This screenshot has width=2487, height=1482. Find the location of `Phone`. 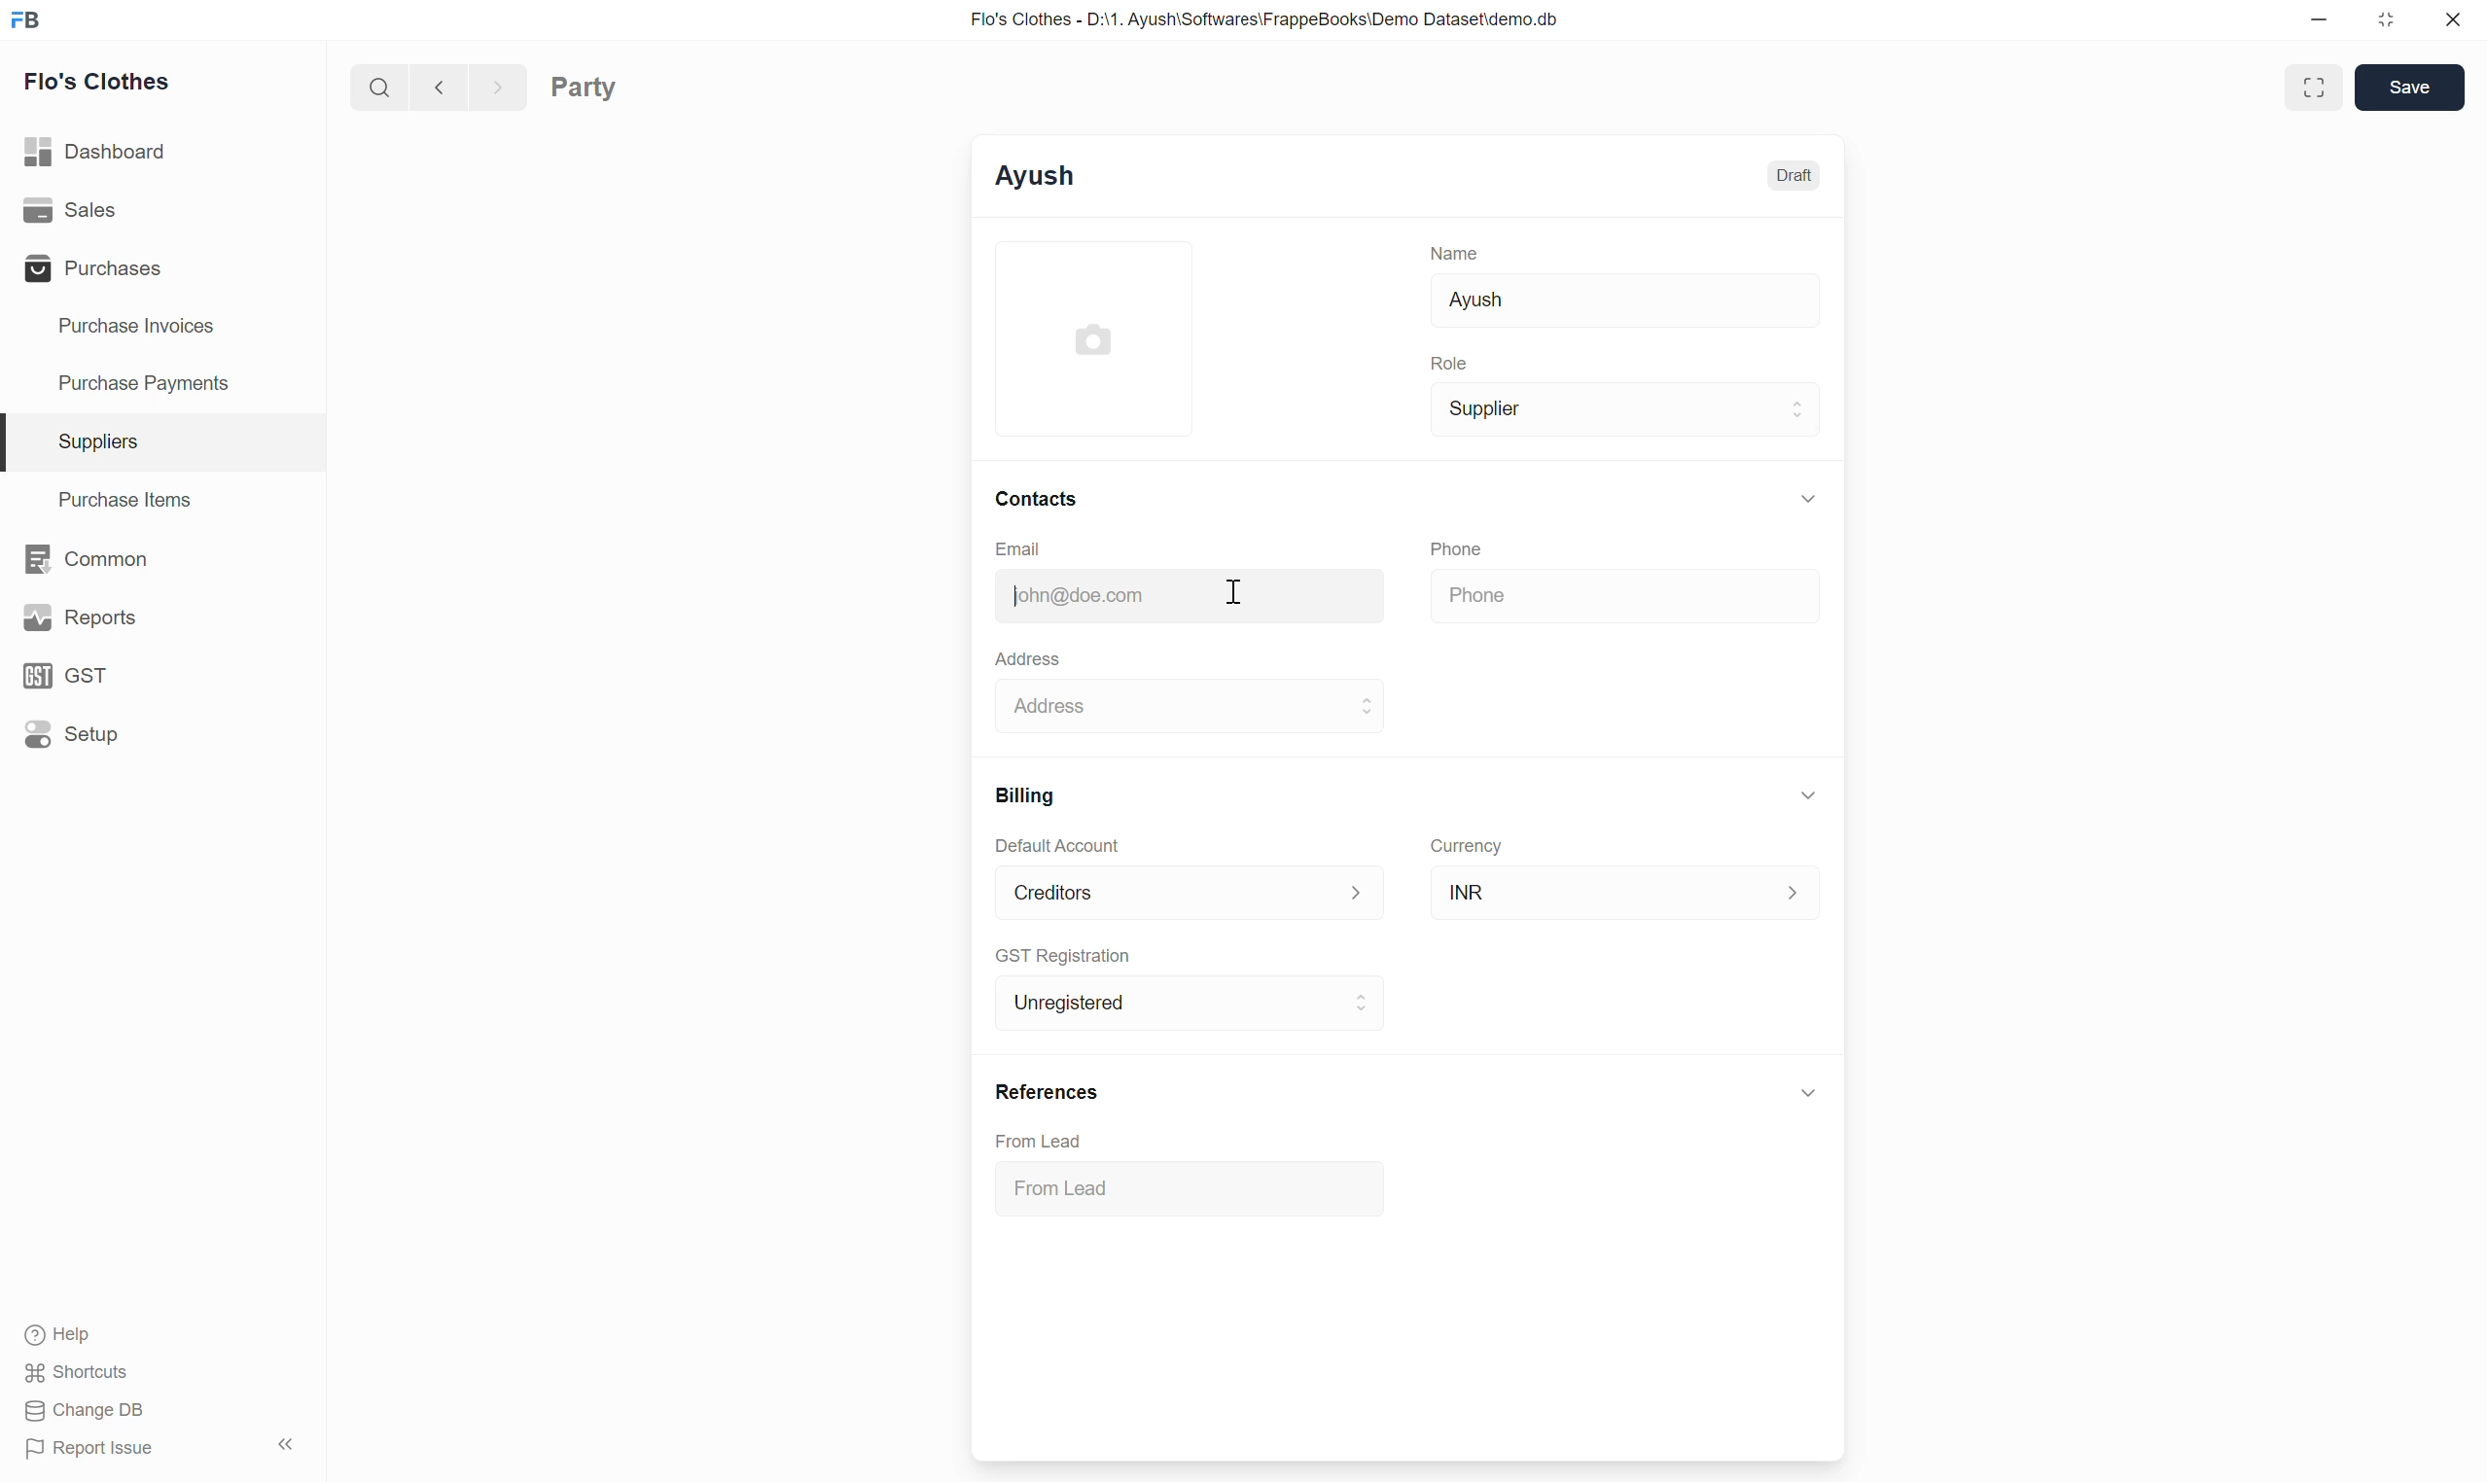

Phone is located at coordinates (1457, 548).